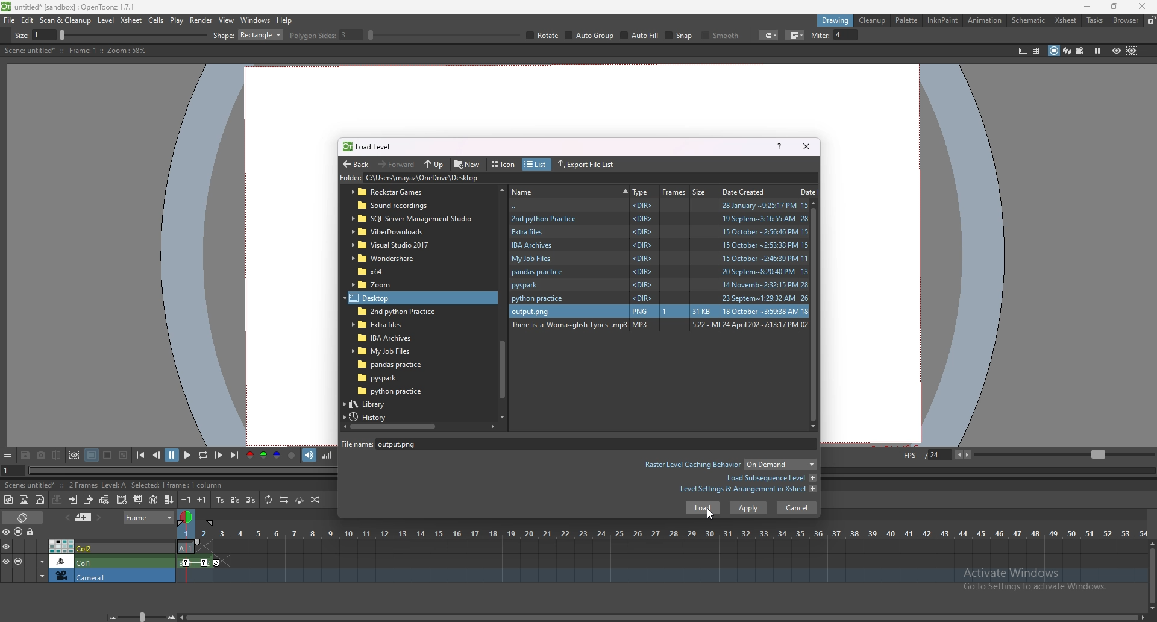  I want to click on safe area, so click(1023, 50).